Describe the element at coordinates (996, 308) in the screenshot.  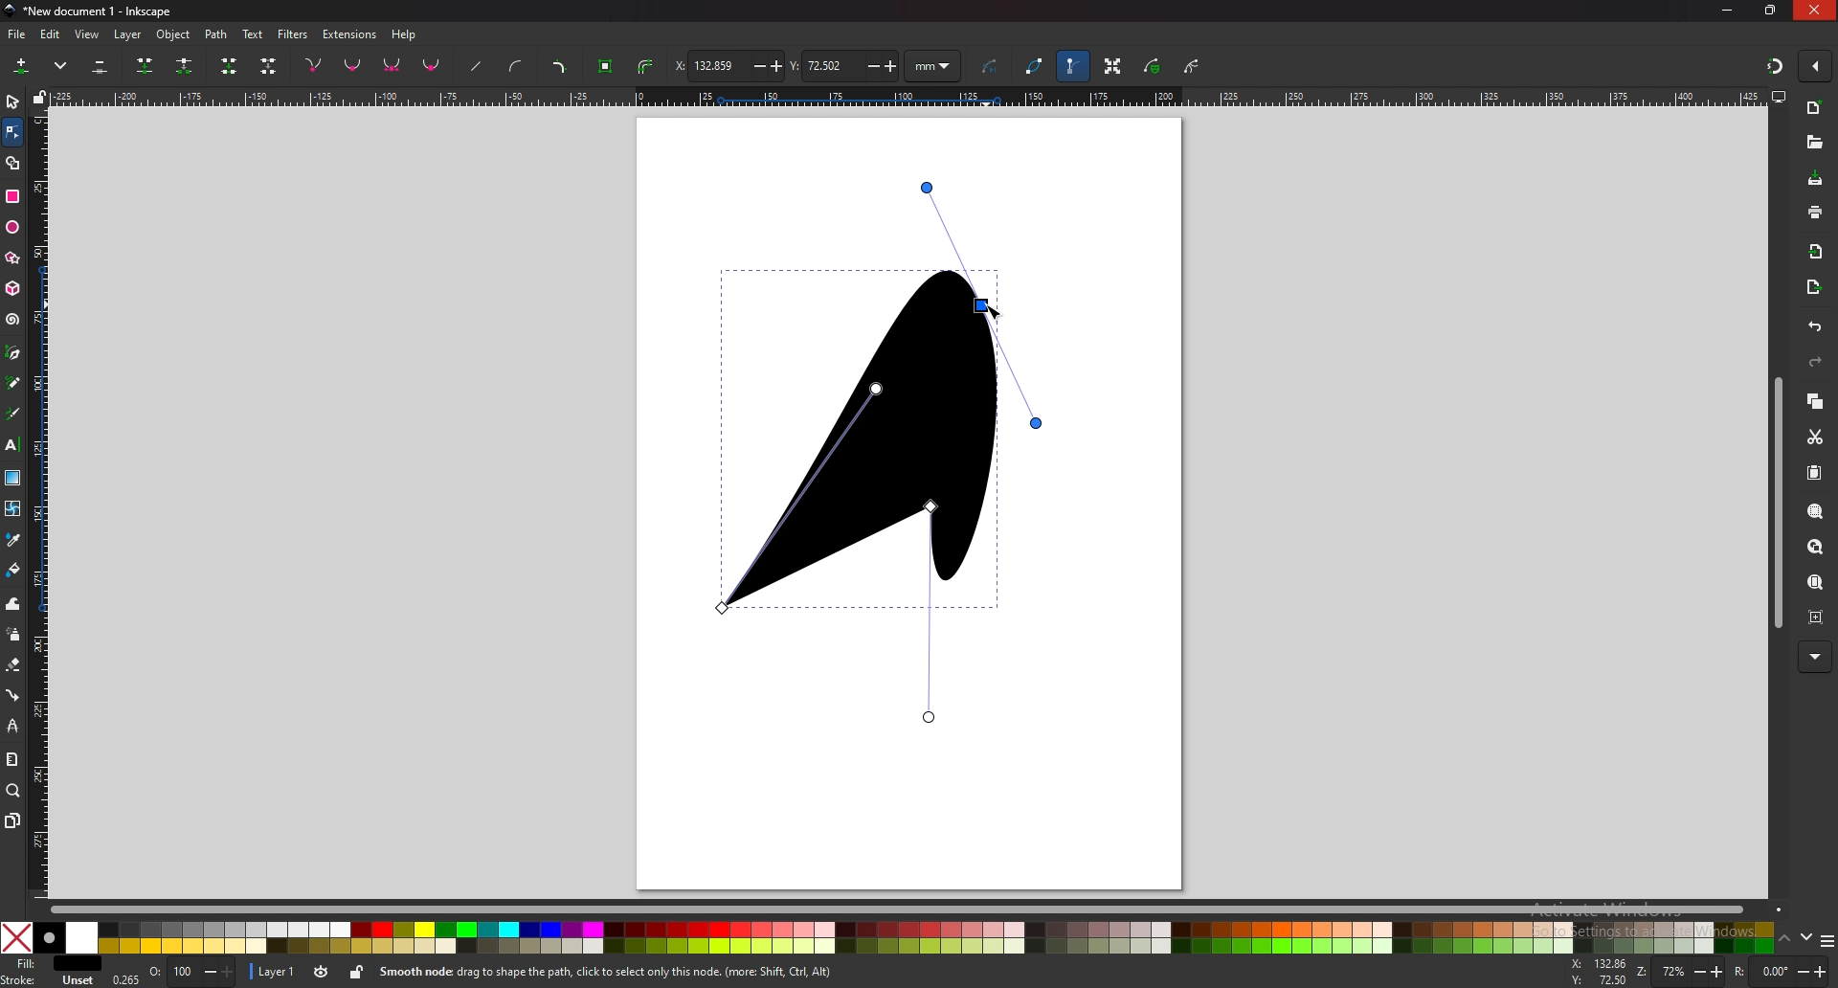
I see `cursor` at that location.